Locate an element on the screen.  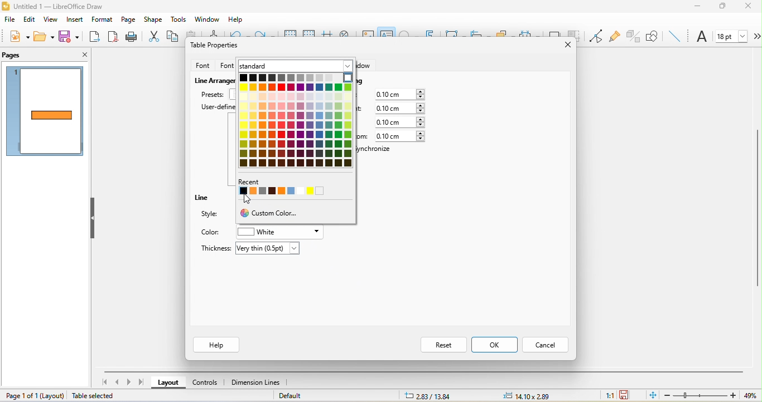
line is located at coordinates (205, 199).